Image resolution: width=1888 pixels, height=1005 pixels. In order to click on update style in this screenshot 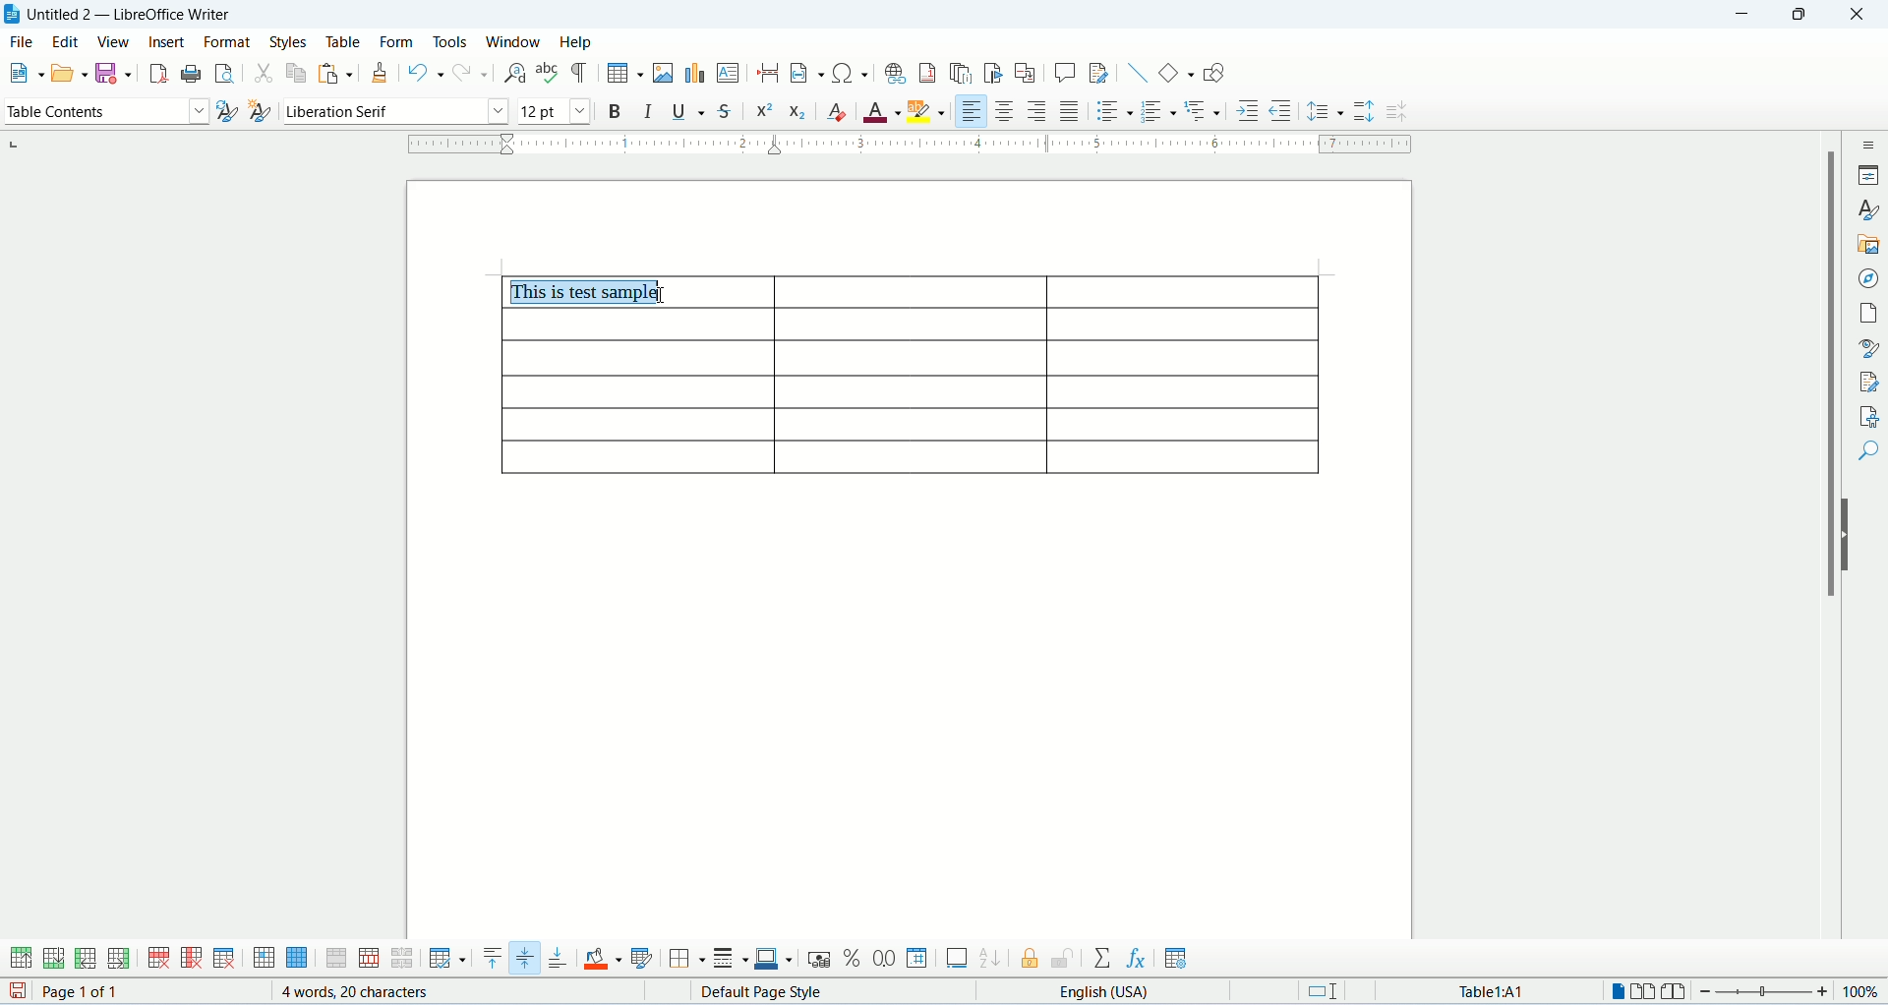, I will do `click(226, 113)`.